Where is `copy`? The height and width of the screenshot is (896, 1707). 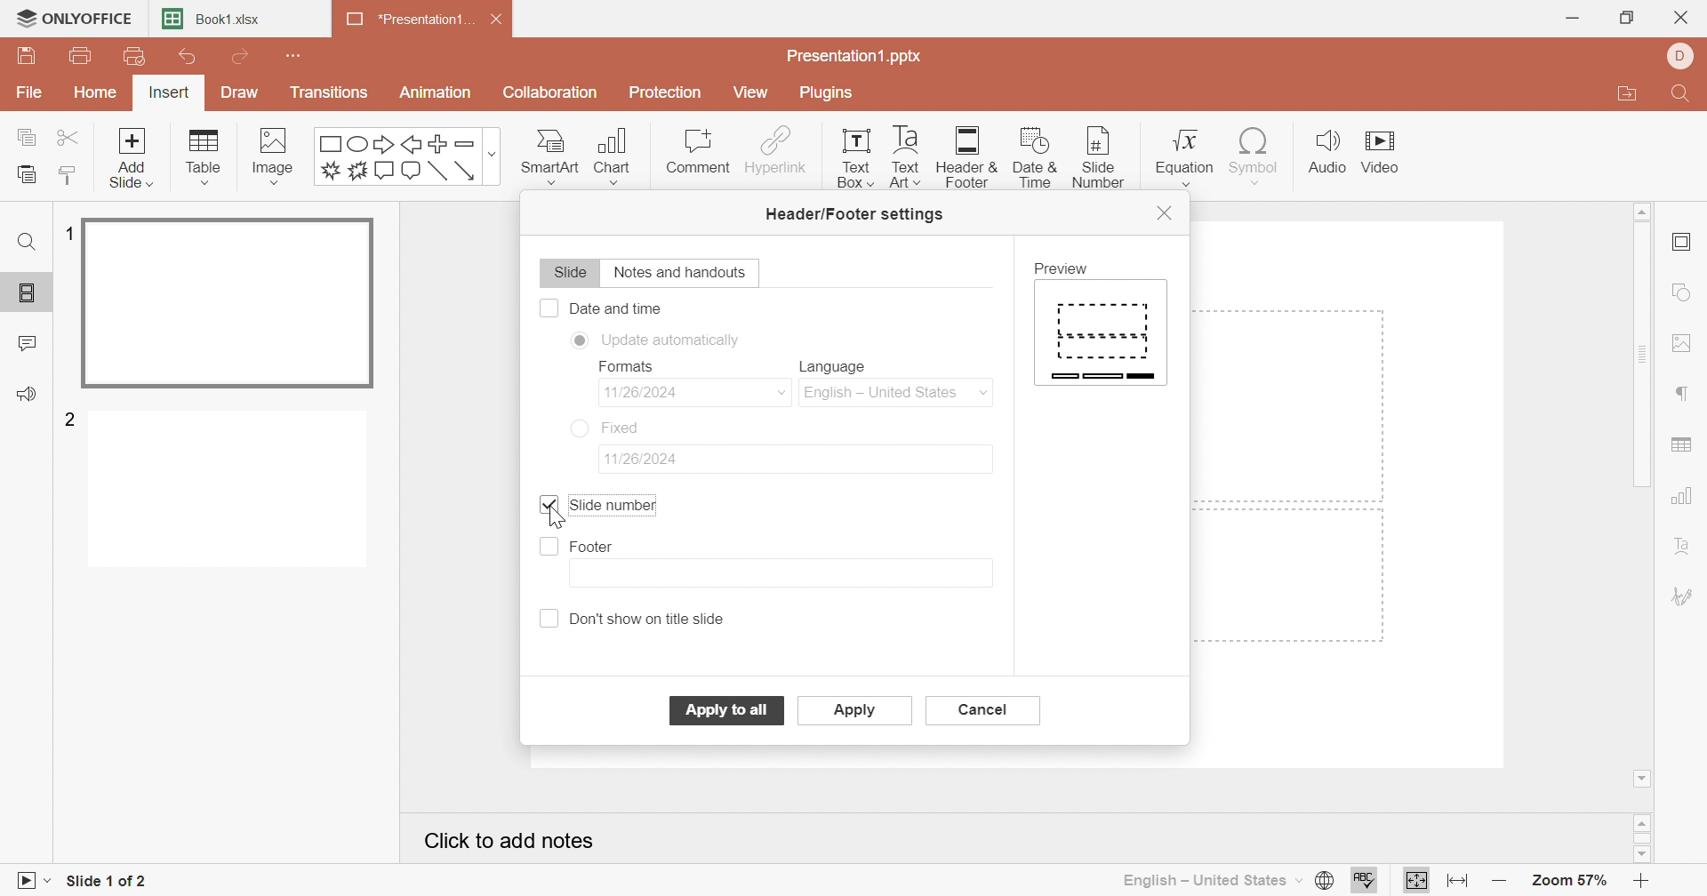 copy is located at coordinates (30, 134).